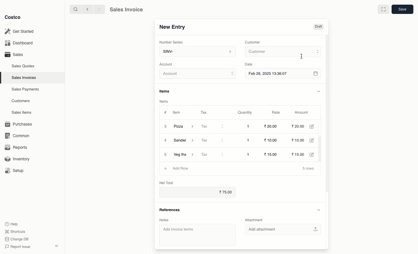 The height and width of the screenshot is (254, 418). What do you see at coordinates (253, 42) in the screenshot?
I see `Customer` at bounding box center [253, 42].